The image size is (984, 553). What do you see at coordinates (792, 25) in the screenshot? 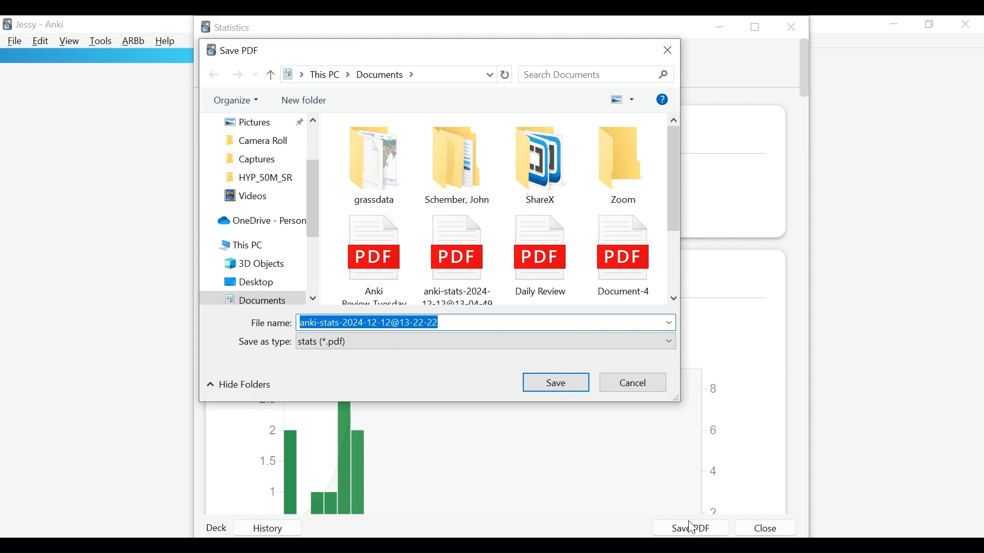
I see `Close` at bounding box center [792, 25].